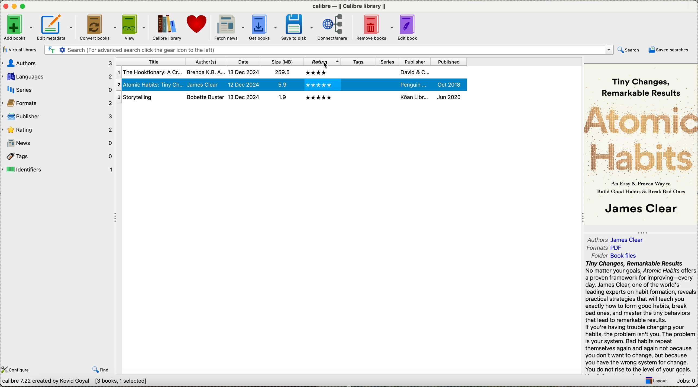 The height and width of the screenshot is (387, 698). Describe the element at coordinates (100, 370) in the screenshot. I see `find` at that location.